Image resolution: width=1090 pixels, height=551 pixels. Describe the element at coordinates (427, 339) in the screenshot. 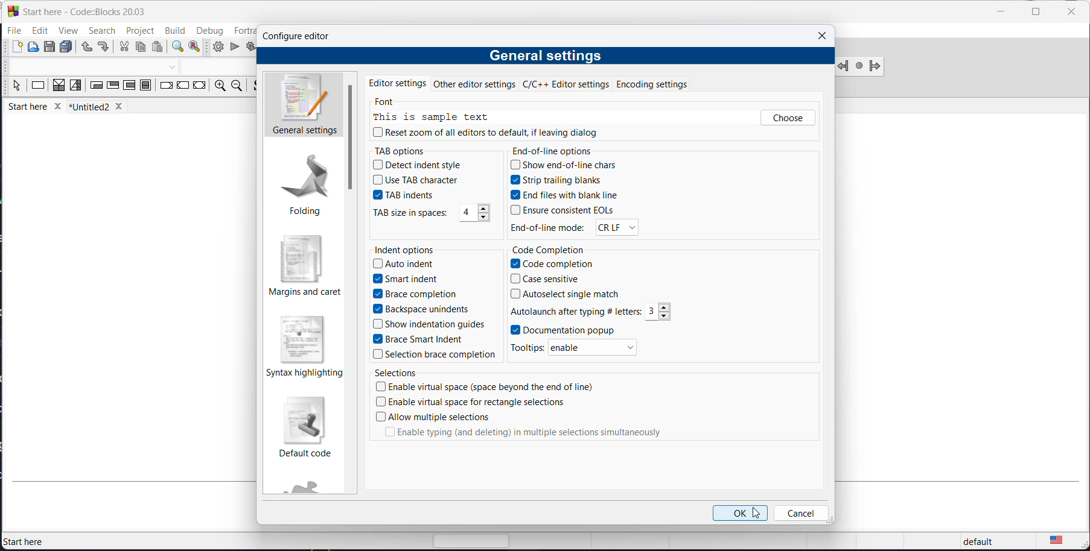

I see `brace smart indent checkbox` at that location.